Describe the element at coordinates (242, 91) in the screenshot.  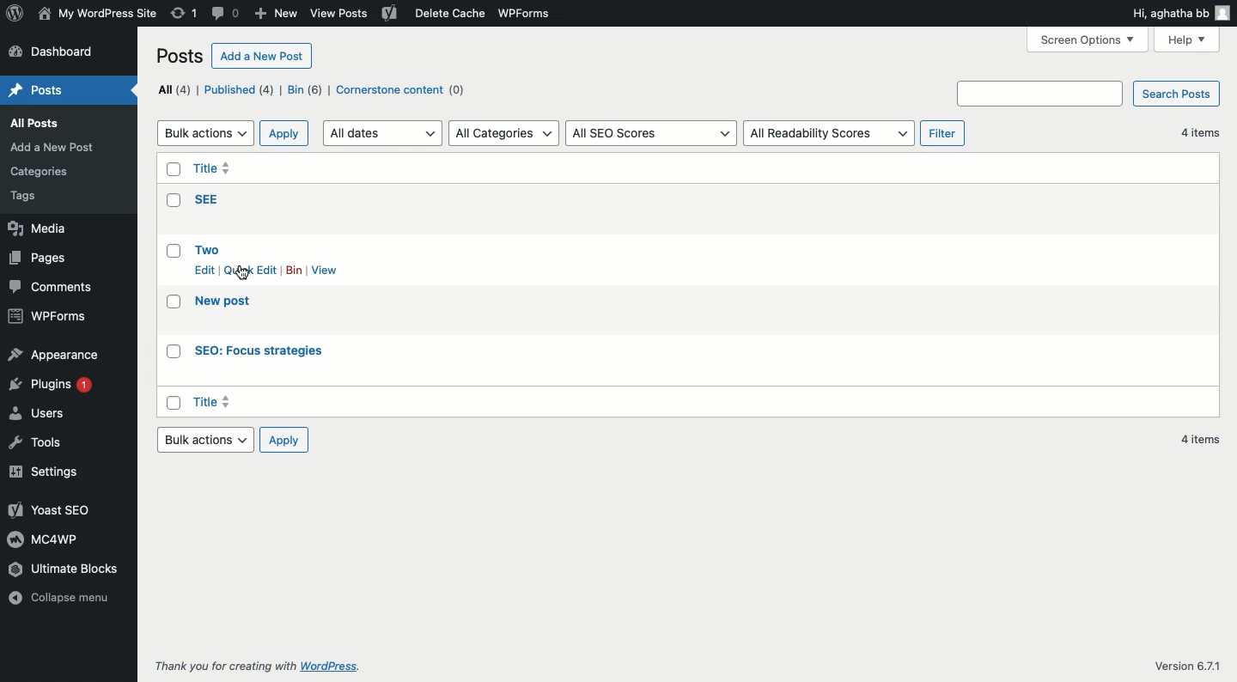
I see `Published` at that location.